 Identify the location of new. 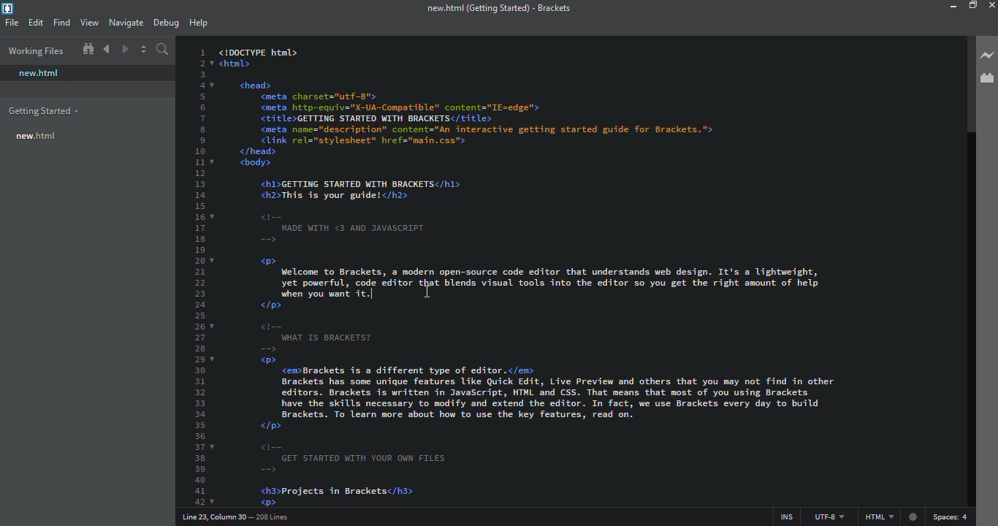
(37, 72).